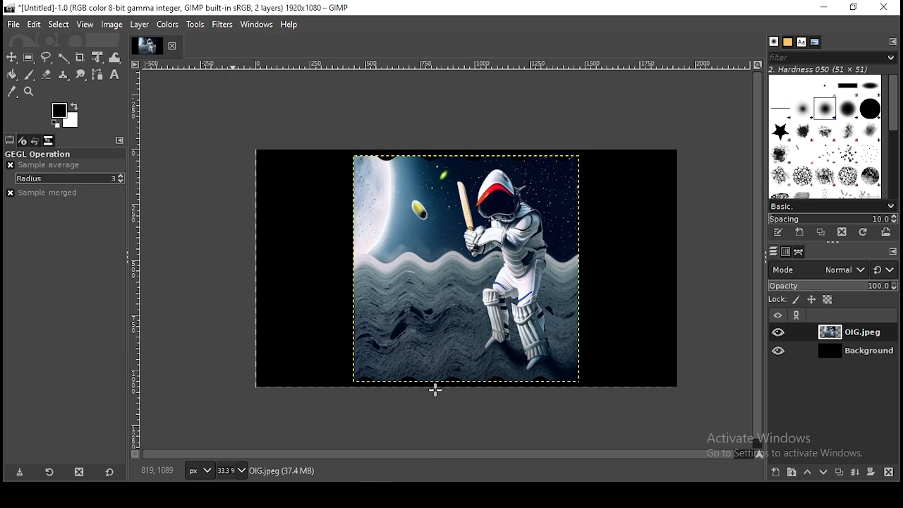  What do you see at coordinates (169, 25) in the screenshot?
I see `colors` at bounding box center [169, 25].